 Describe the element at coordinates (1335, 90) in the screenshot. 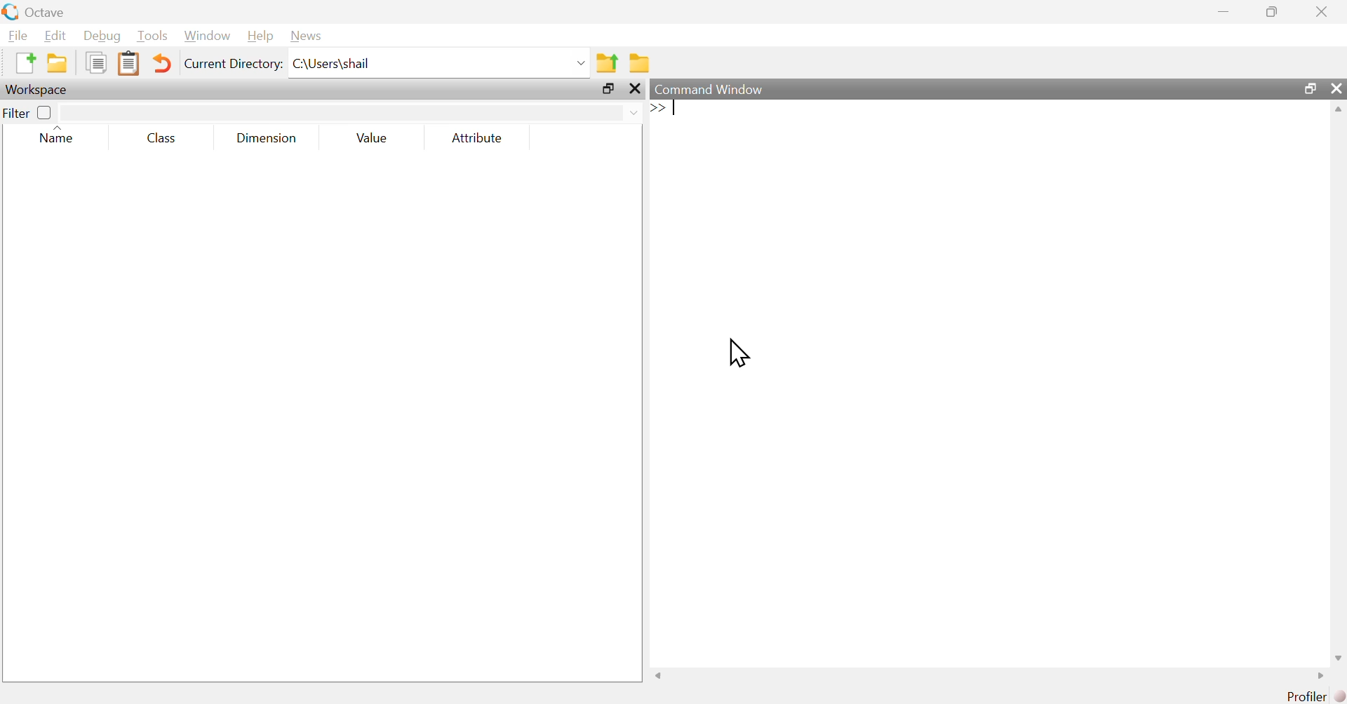

I see `close` at that location.